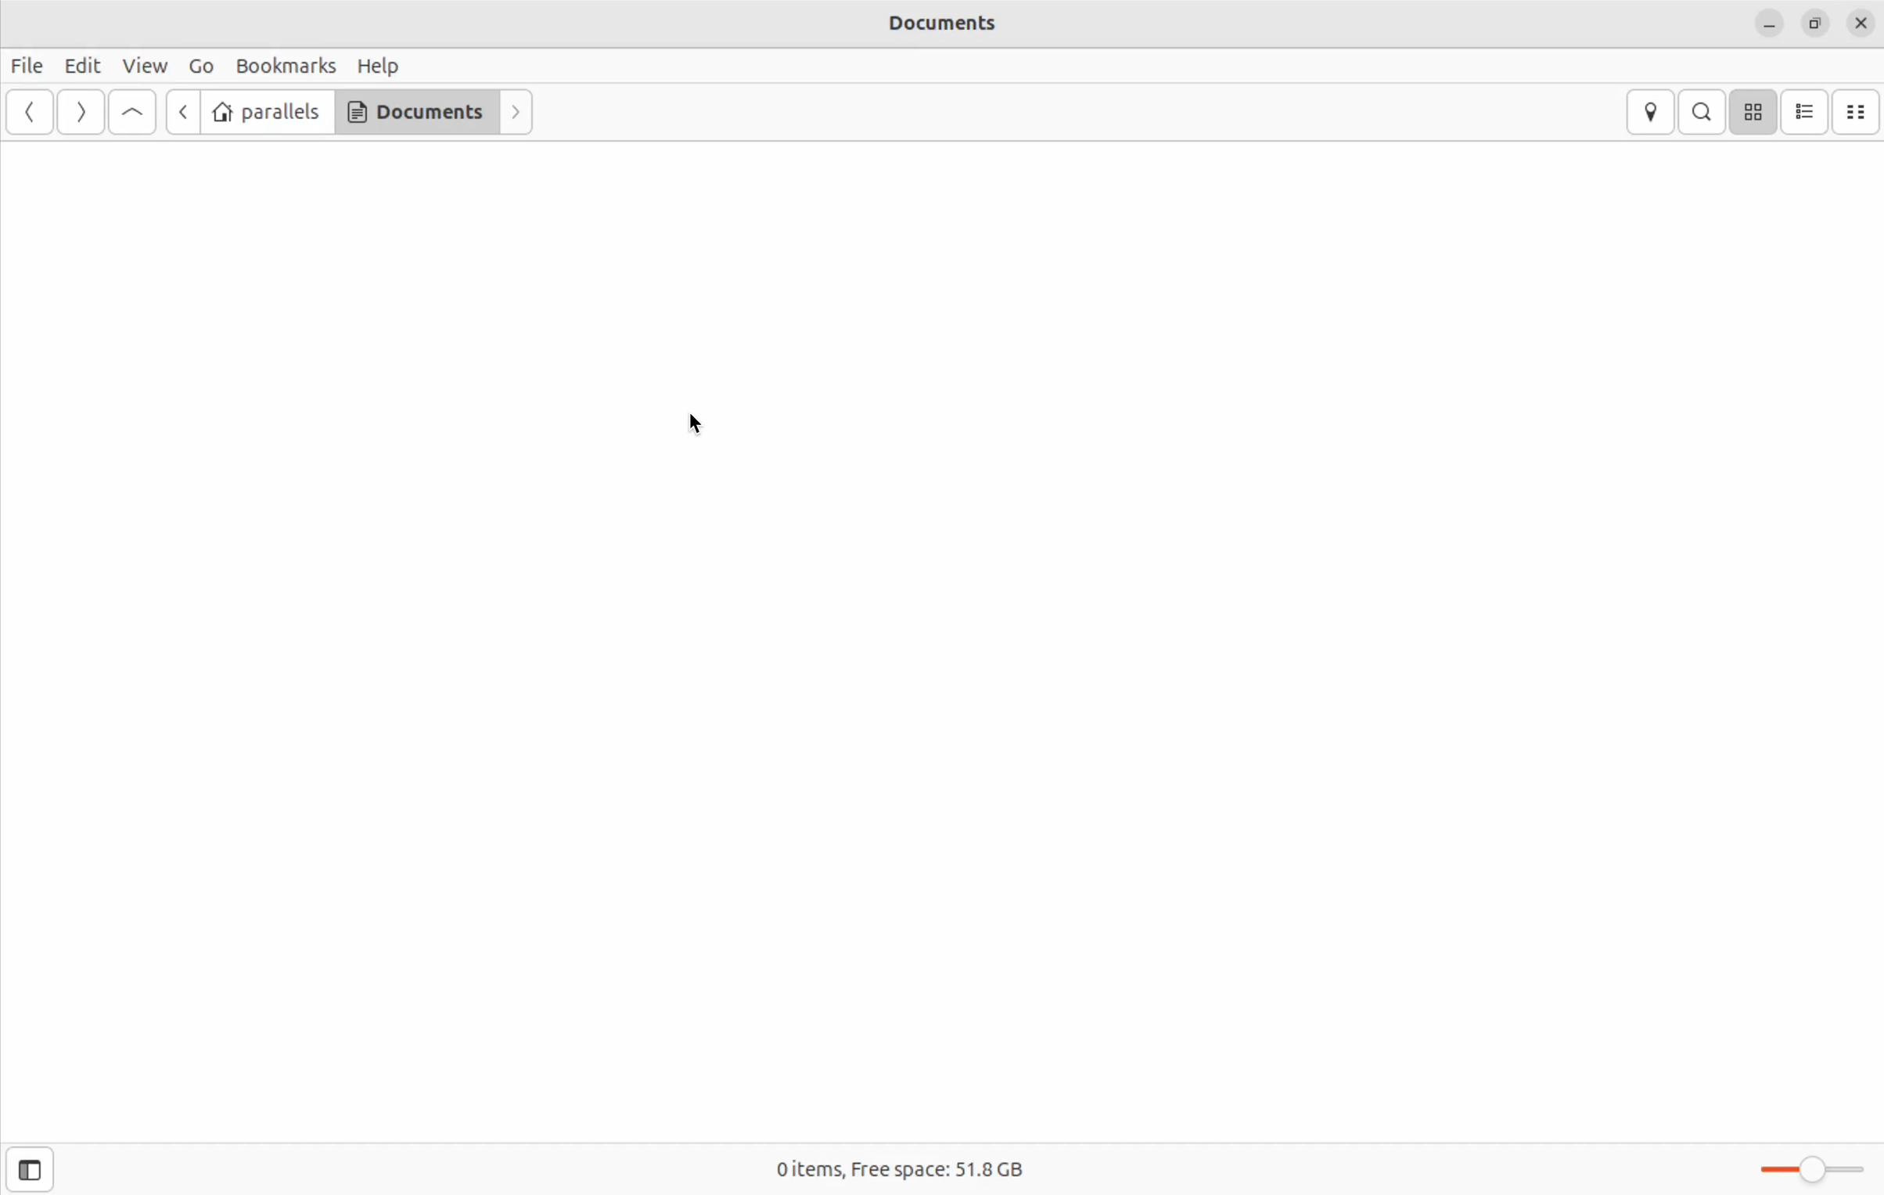  What do you see at coordinates (699, 424) in the screenshot?
I see `cursor` at bounding box center [699, 424].